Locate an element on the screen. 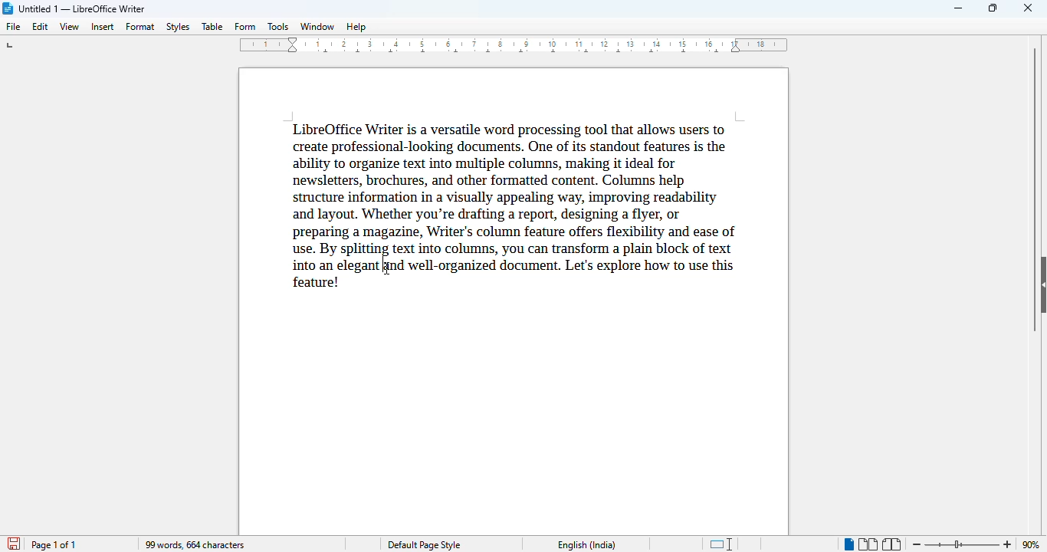 This screenshot has height=552, width=1047. help is located at coordinates (356, 27).